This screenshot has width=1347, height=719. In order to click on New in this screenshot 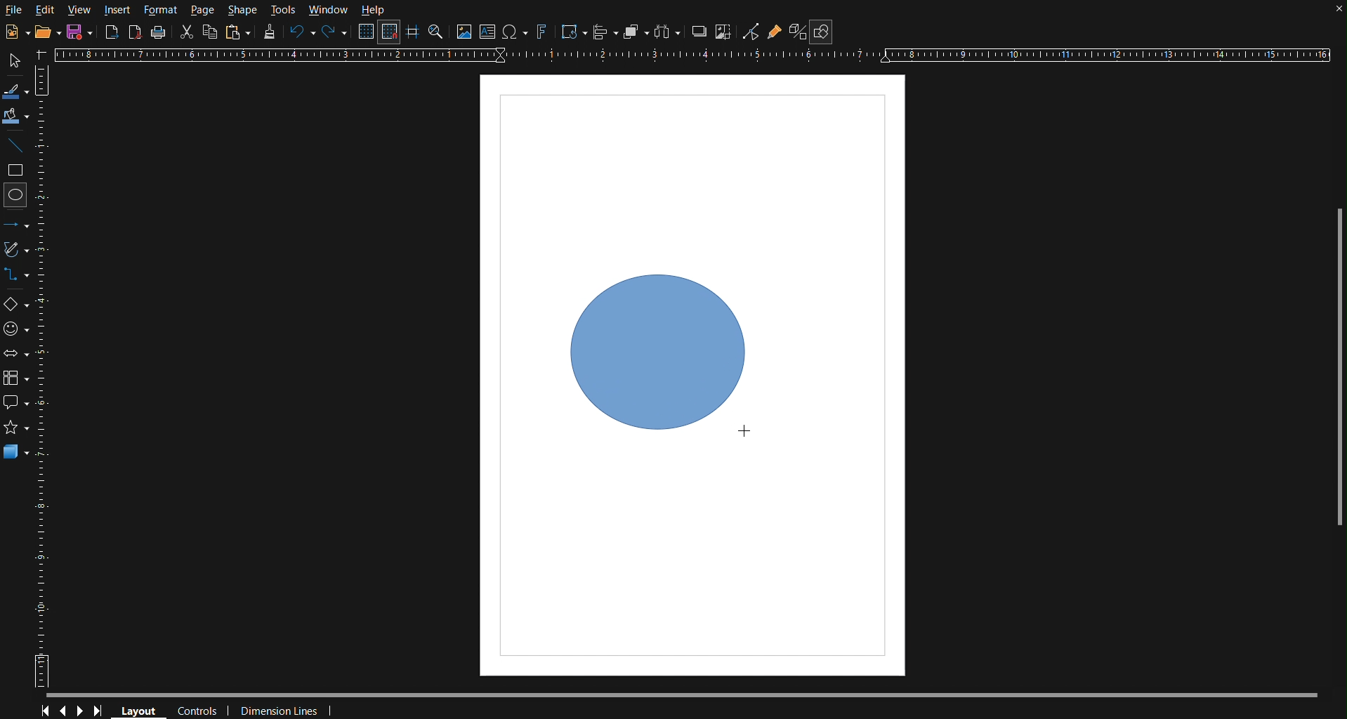, I will do `click(13, 29)`.